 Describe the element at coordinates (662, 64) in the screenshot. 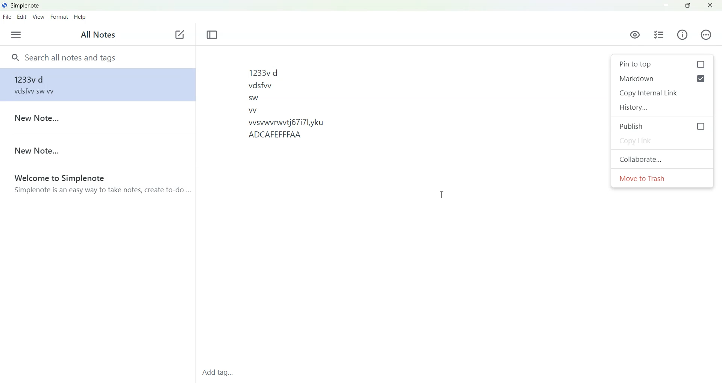

I see `Pin to top checkbox` at that location.